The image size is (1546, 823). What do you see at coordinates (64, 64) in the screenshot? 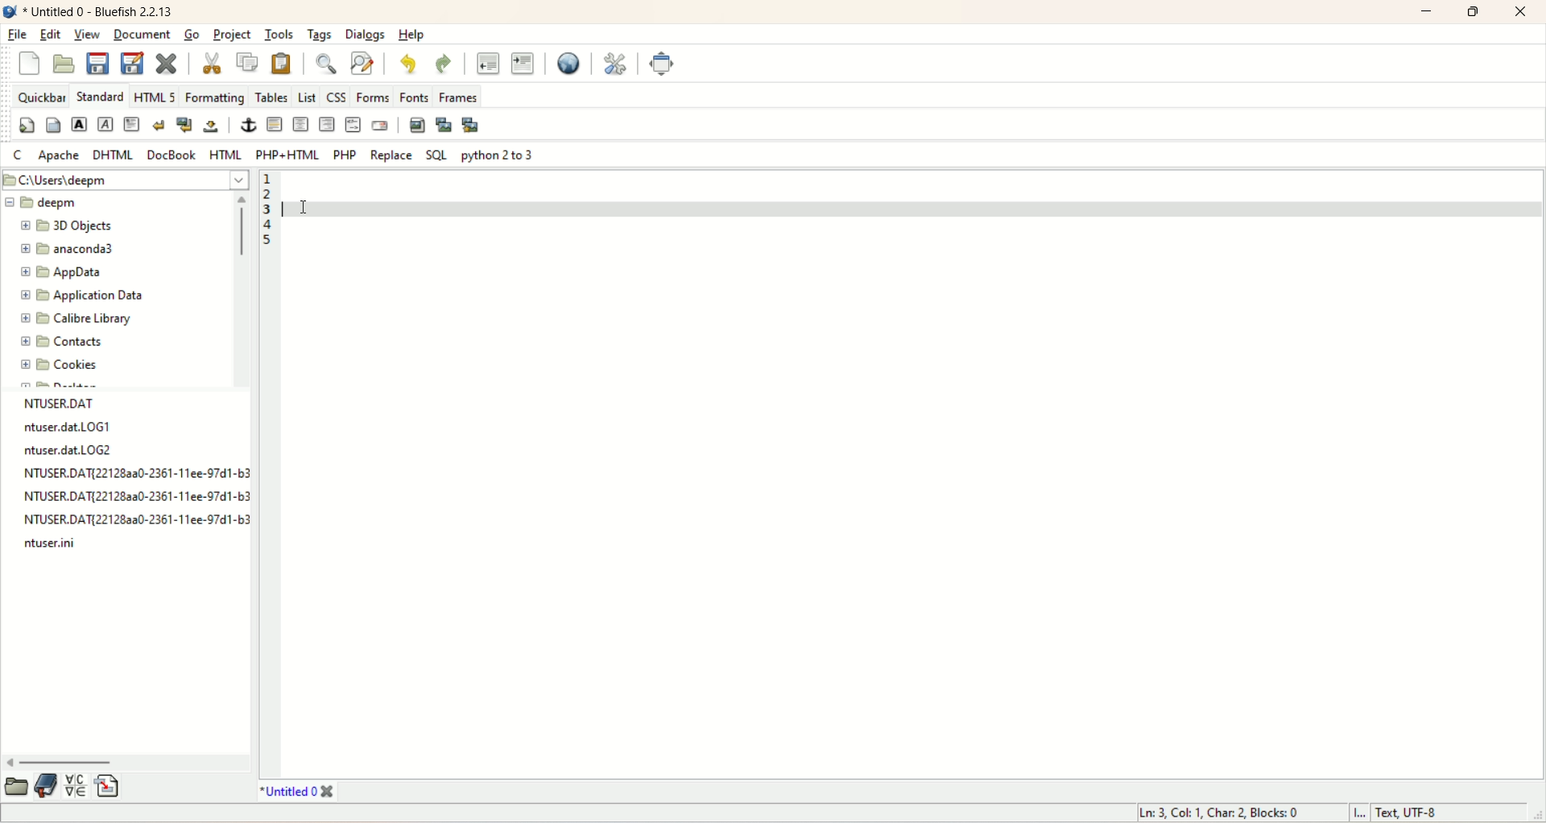
I see `open file` at bounding box center [64, 64].